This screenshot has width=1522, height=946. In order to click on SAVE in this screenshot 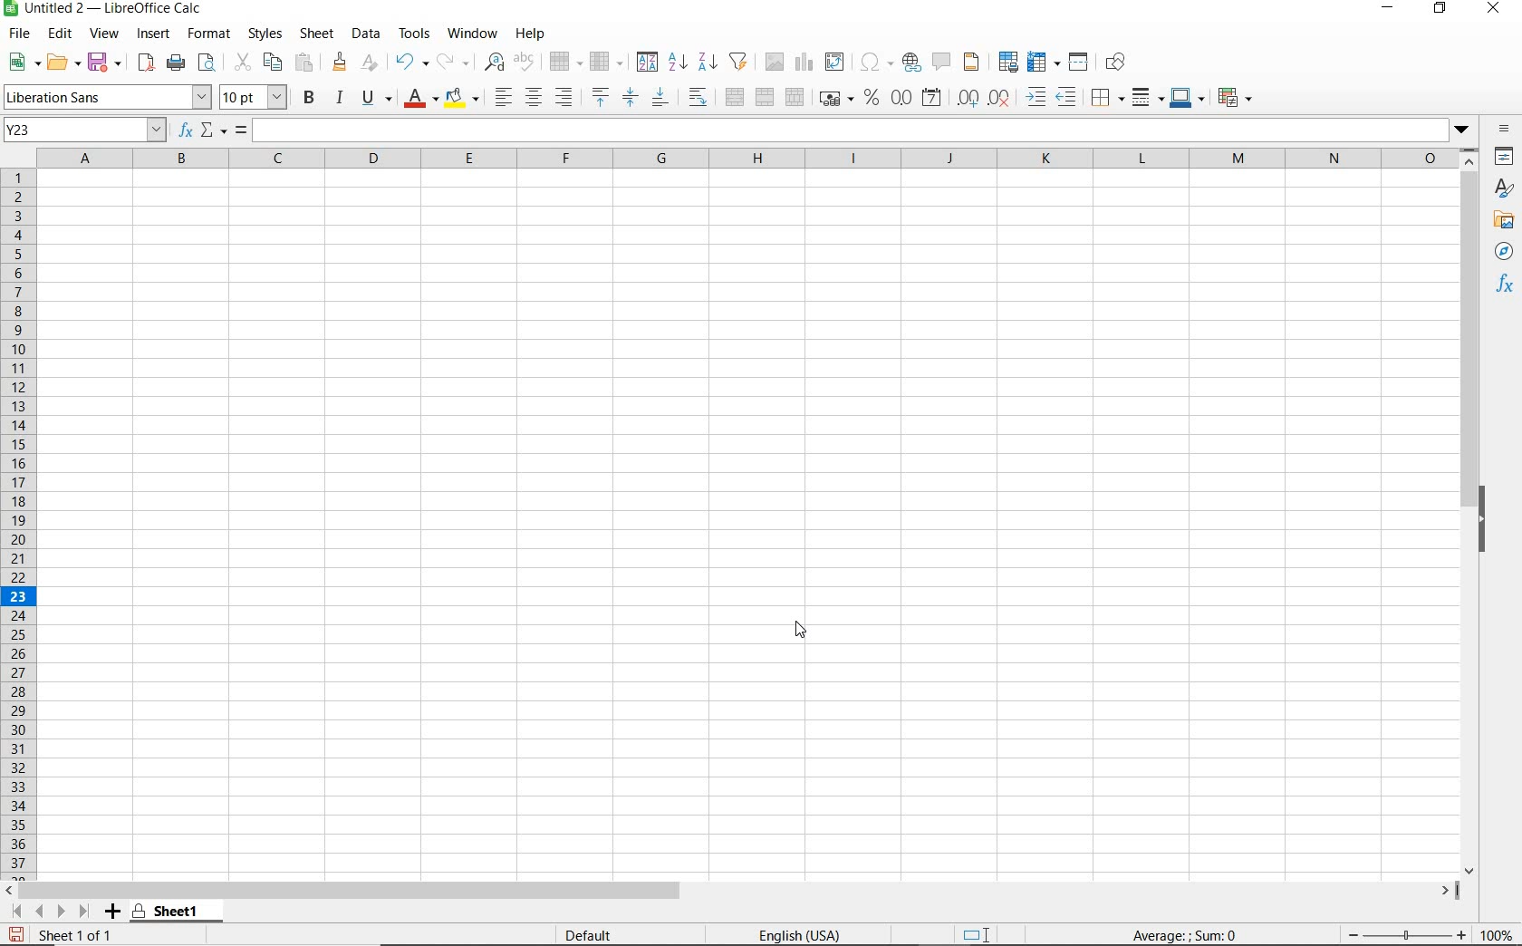, I will do `click(104, 62)`.